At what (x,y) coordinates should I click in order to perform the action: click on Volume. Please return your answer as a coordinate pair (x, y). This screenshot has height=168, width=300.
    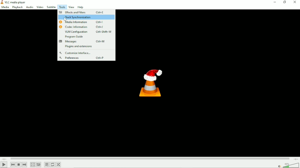
    Looking at the image, I should click on (288, 165).